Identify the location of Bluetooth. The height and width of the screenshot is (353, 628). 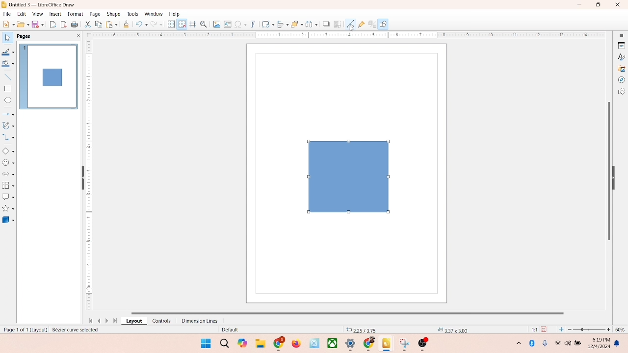
(534, 343).